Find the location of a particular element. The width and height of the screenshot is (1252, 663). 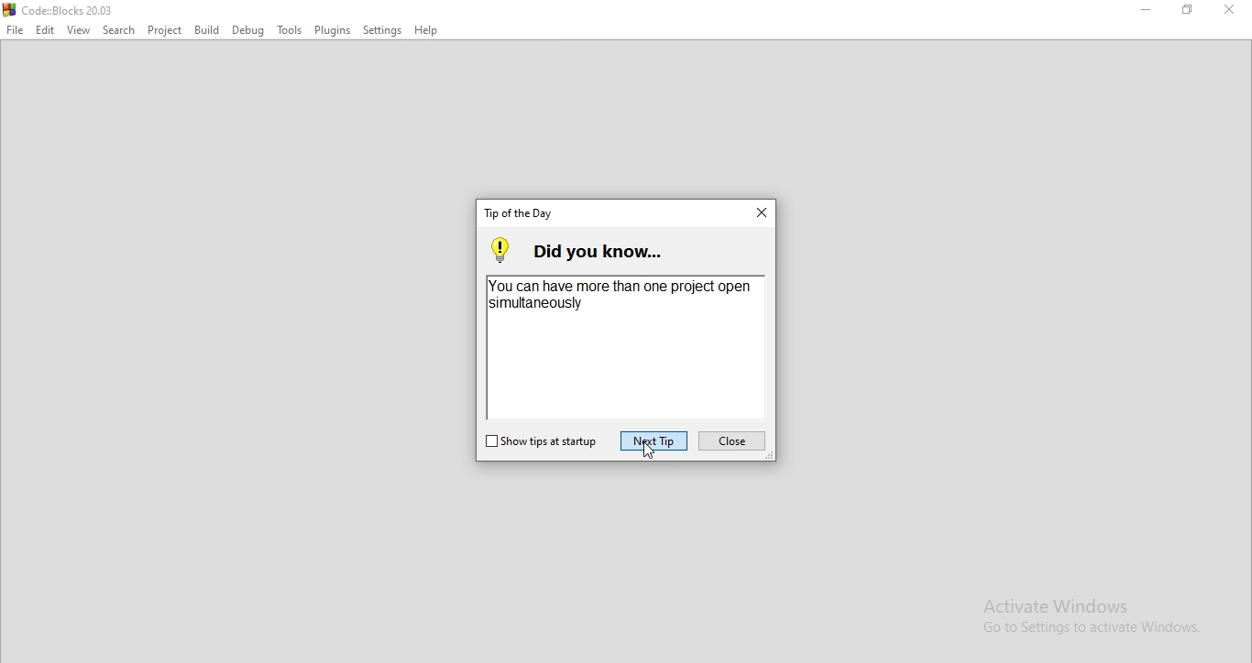

Activate Windows is located at coordinates (1090, 618).